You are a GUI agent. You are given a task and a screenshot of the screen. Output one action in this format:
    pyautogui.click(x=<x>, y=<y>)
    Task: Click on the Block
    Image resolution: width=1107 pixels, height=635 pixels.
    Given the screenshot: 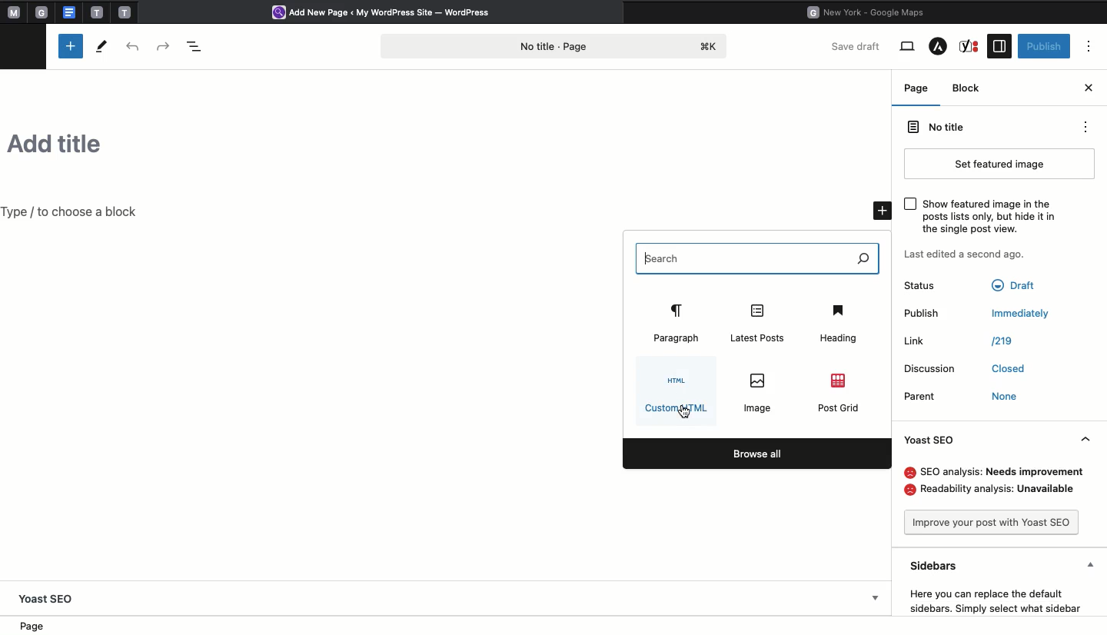 What is the action you would take?
    pyautogui.click(x=971, y=91)
    